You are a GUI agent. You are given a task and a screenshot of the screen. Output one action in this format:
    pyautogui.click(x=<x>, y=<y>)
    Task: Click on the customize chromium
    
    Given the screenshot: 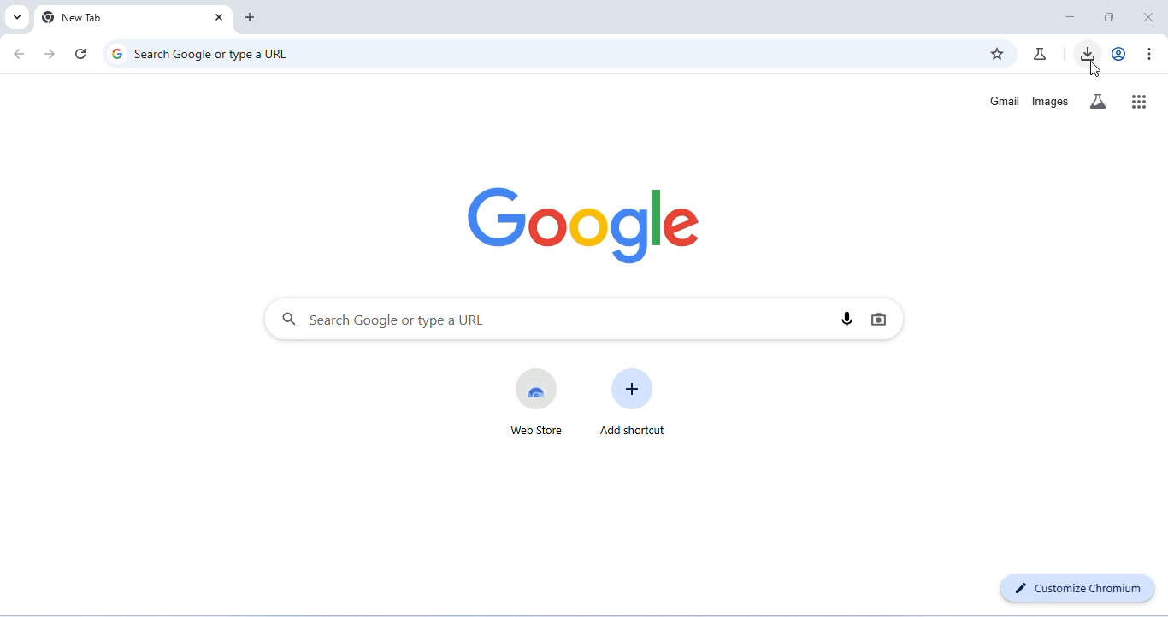 What is the action you would take?
    pyautogui.click(x=1075, y=589)
    